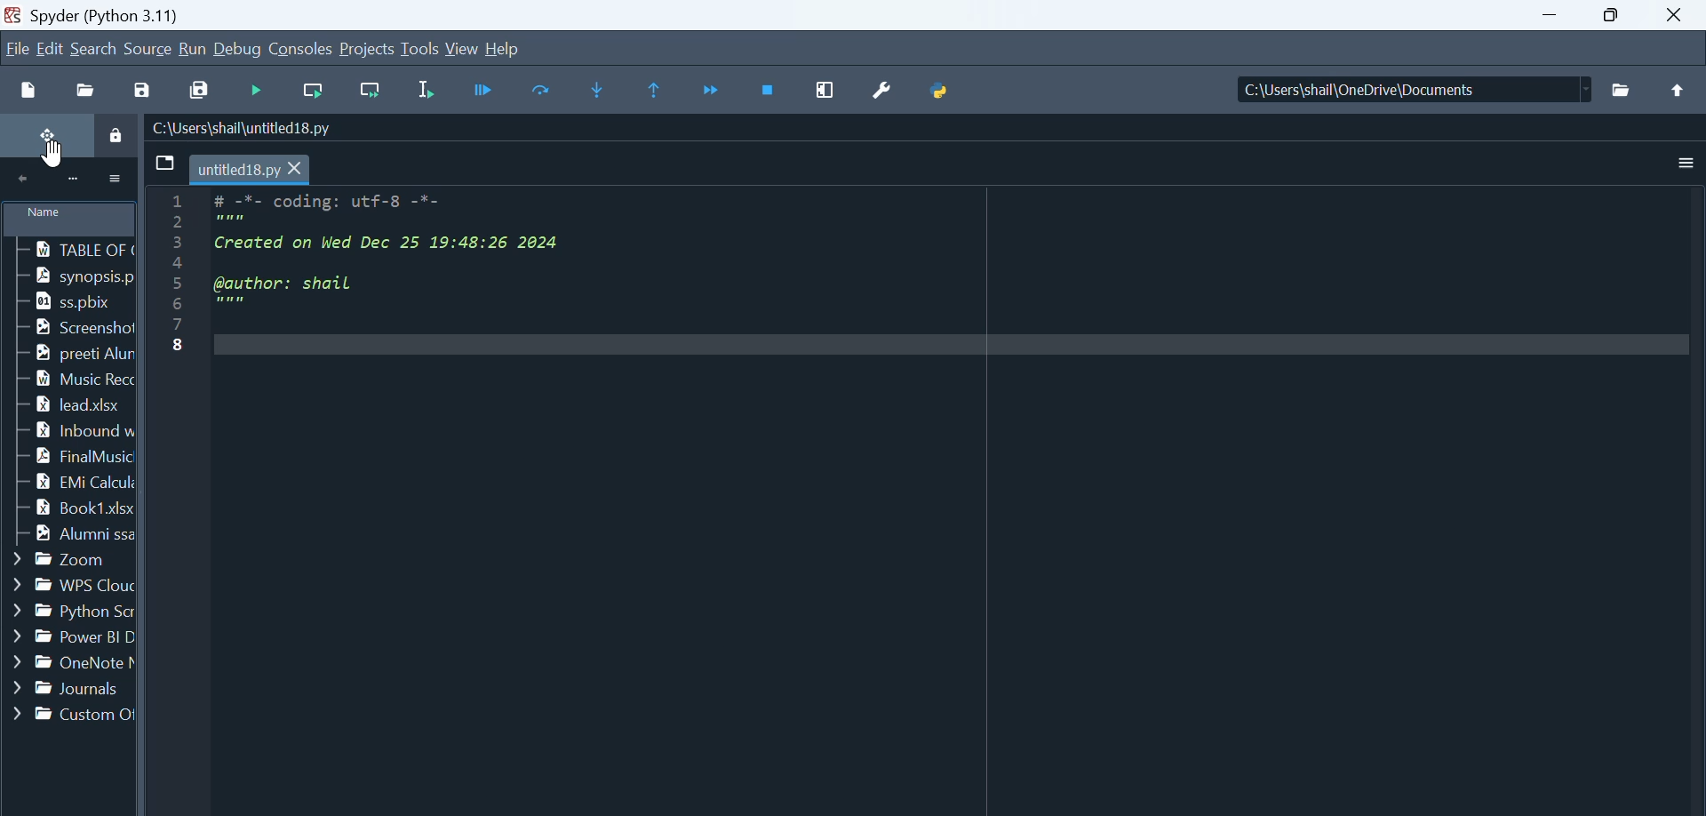  I want to click on EM: Calcul:.., so click(68, 482).